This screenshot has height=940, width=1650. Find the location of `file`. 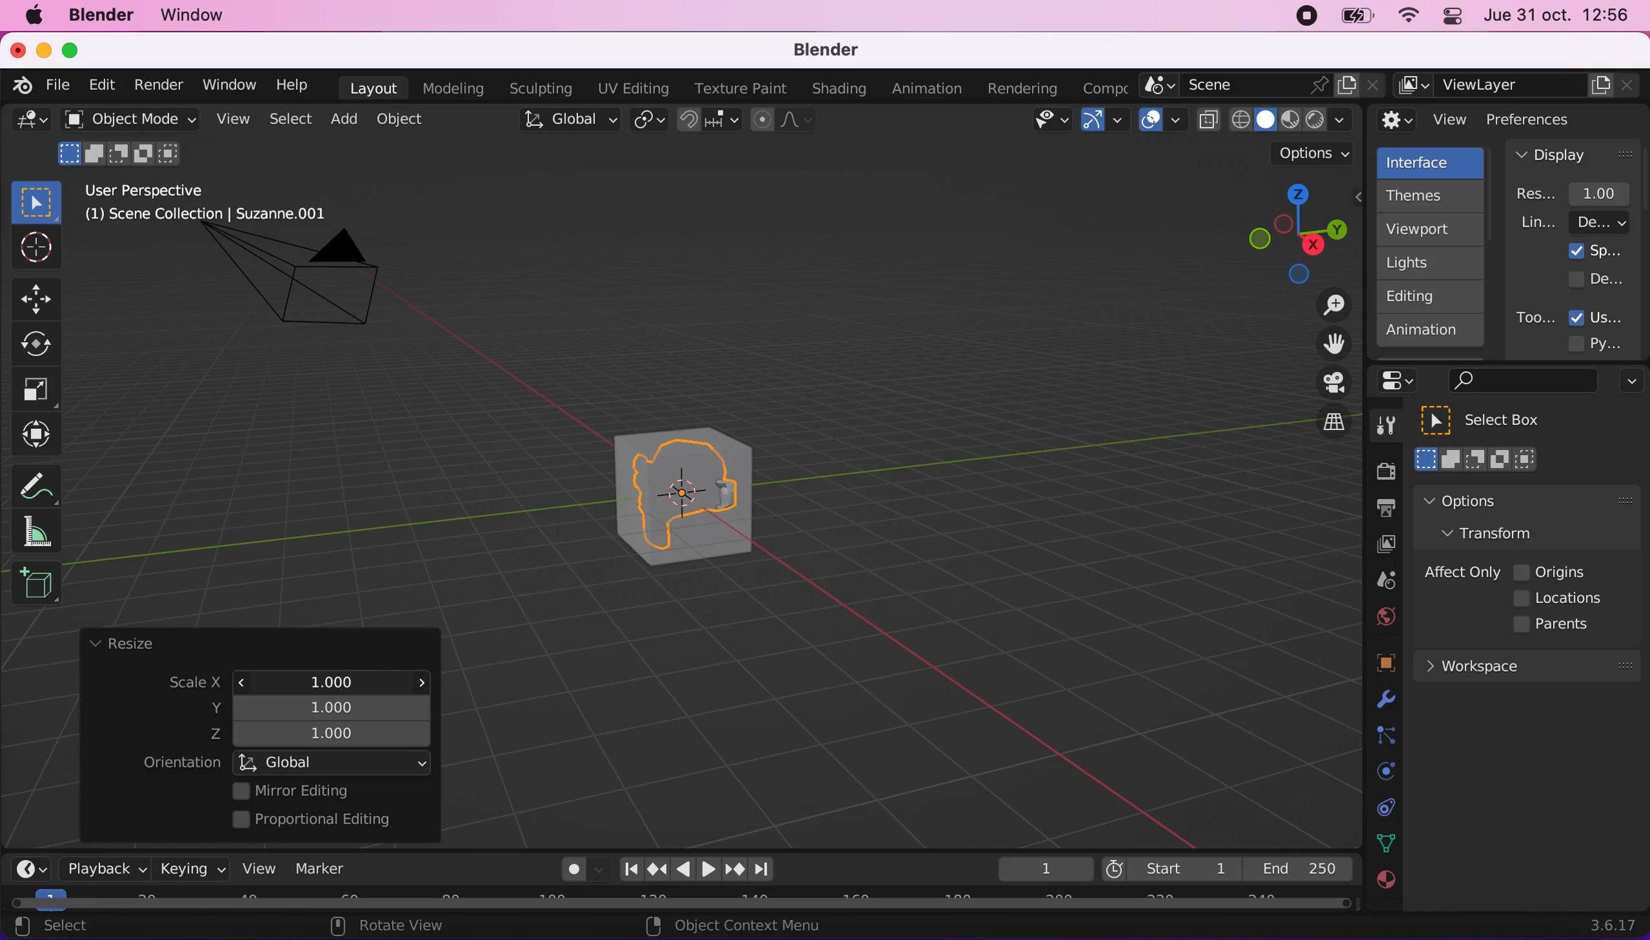

file is located at coordinates (56, 85).